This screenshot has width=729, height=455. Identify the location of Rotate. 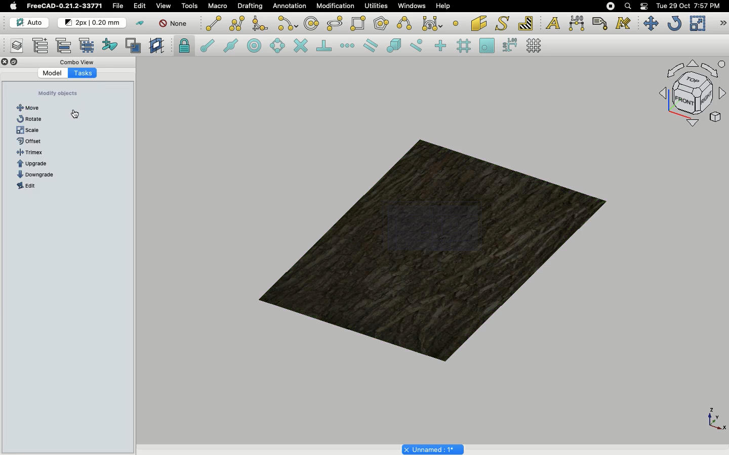
(30, 119).